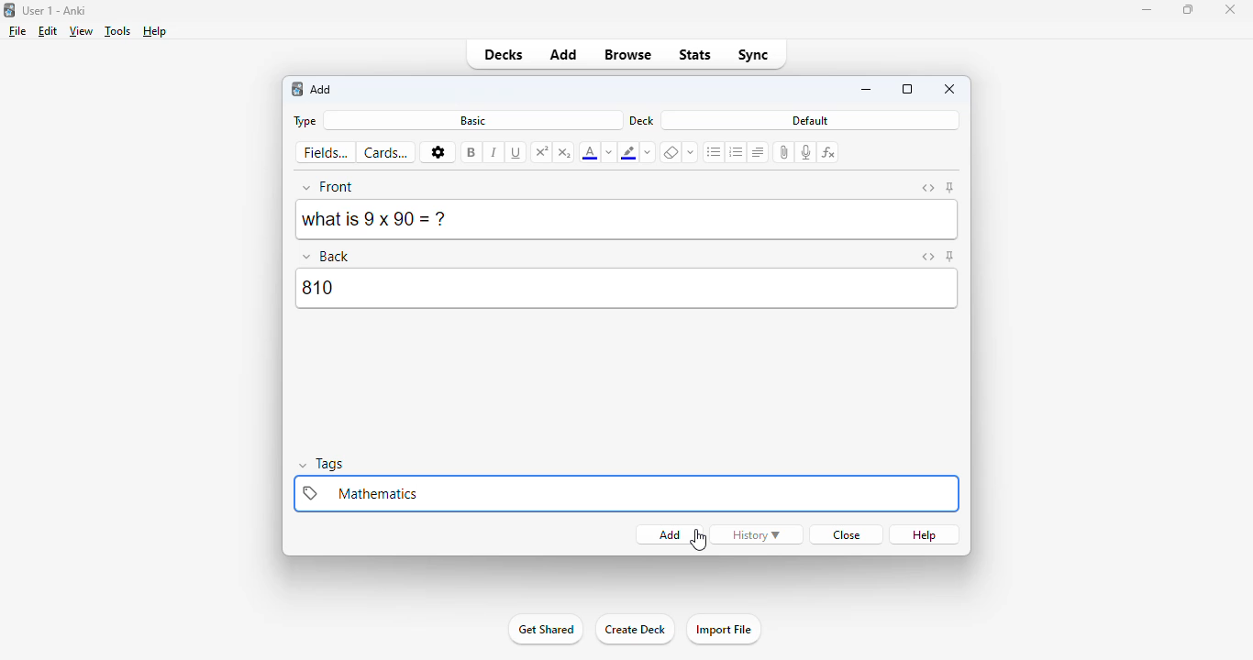 The height and width of the screenshot is (660, 1253). What do you see at coordinates (324, 465) in the screenshot?
I see `tags` at bounding box center [324, 465].